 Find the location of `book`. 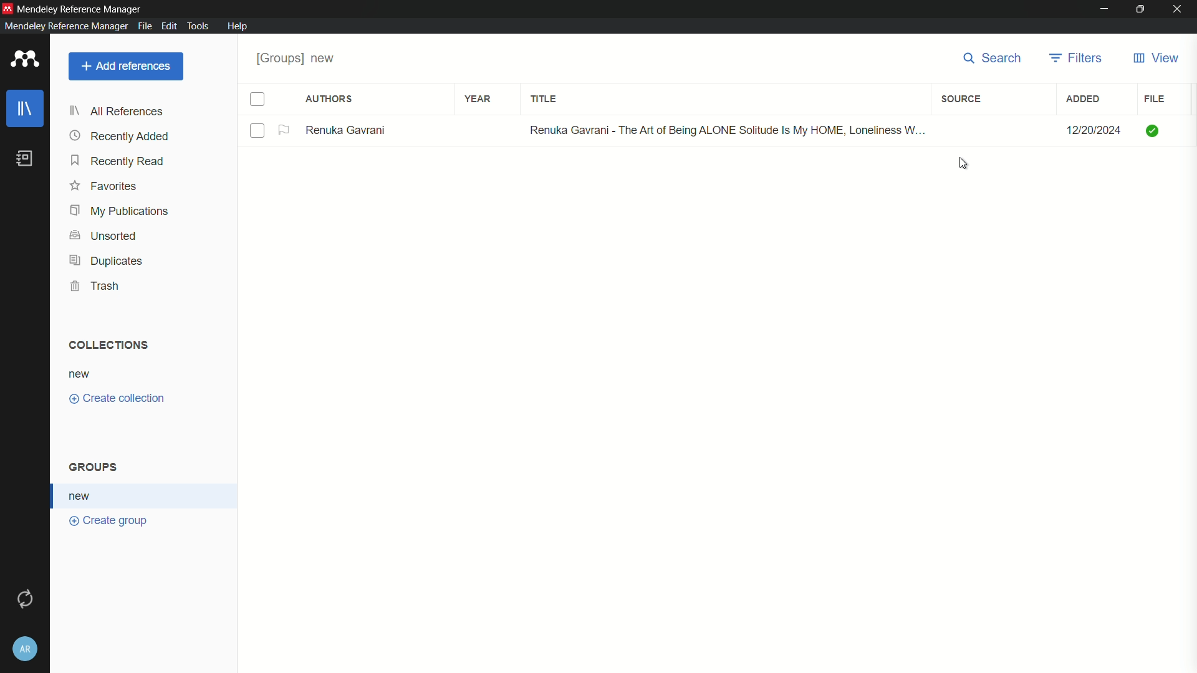

book is located at coordinates (25, 158).